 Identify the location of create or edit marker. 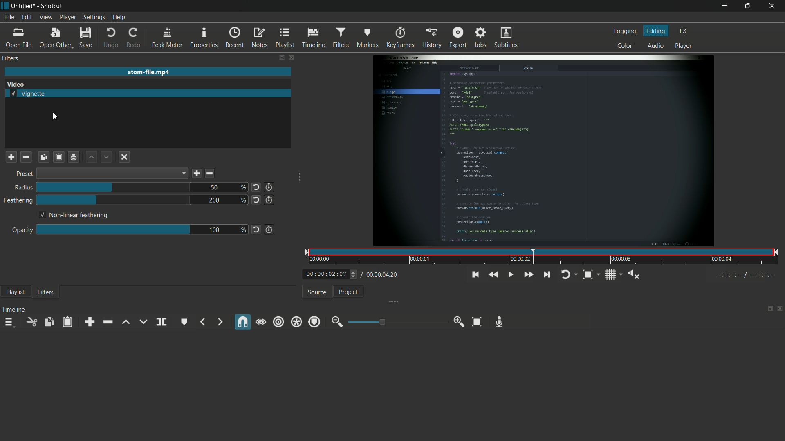
(185, 322).